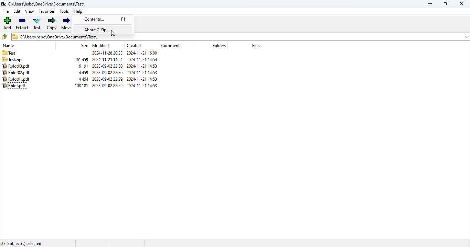  What do you see at coordinates (430, 3) in the screenshot?
I see `minimize` at bounding box center [430, 3].